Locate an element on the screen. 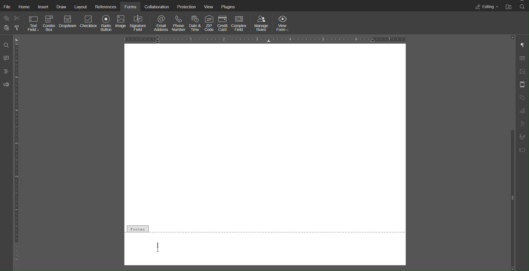  Date & Time is located at coordinates (195, 23).